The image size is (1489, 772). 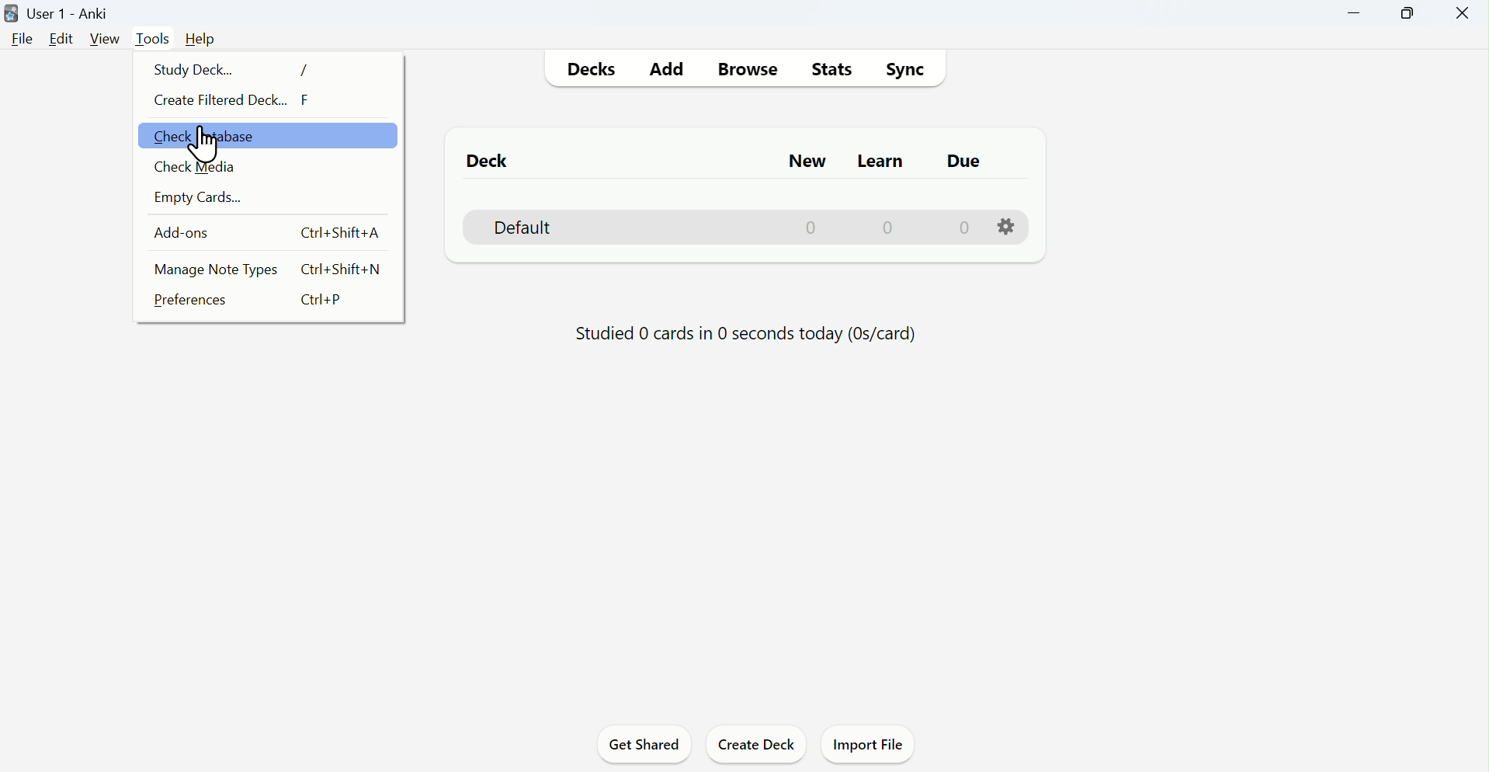 What do you see at coordinates (265, 68) in the screenshot?
I see `Study deck` at bounding box center [265, 68].